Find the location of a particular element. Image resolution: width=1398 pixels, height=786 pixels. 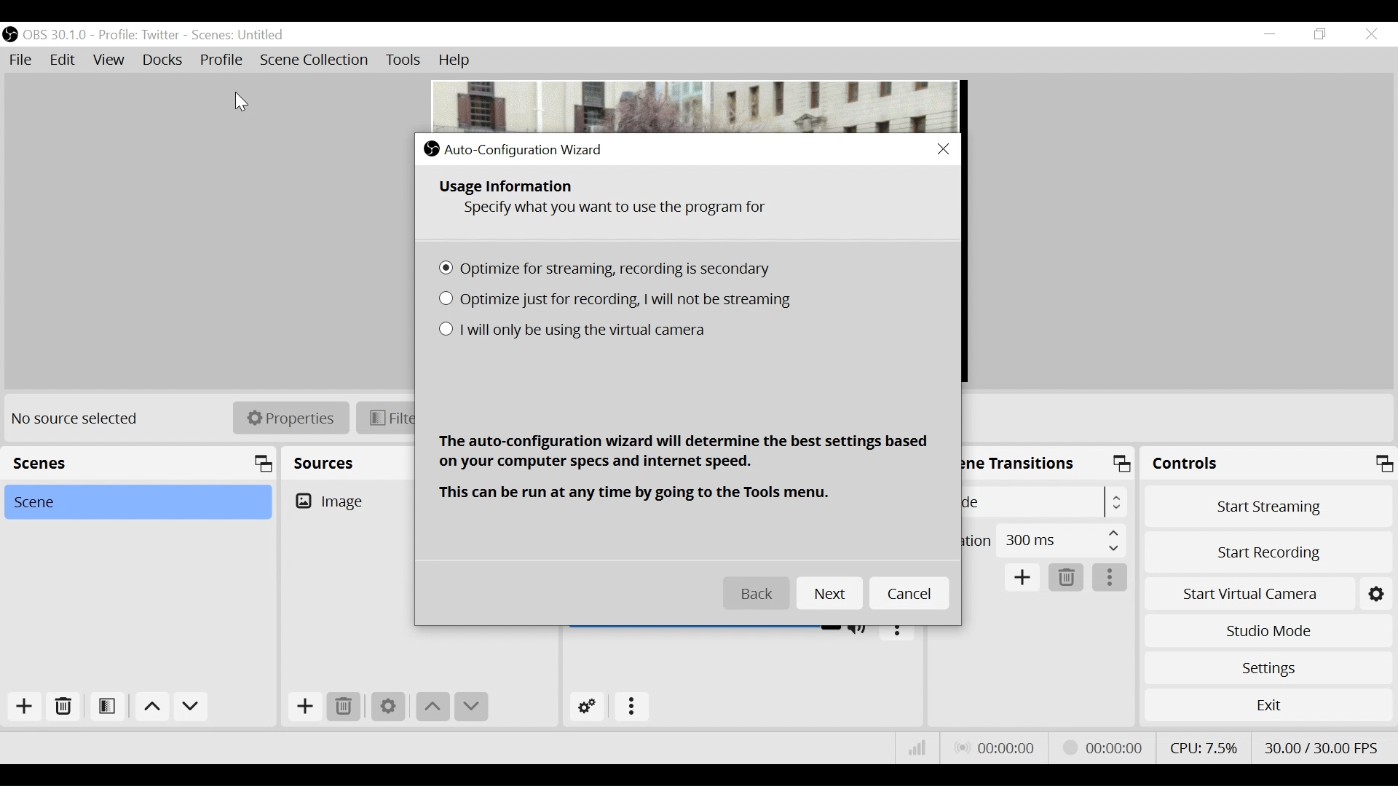

Settings  is located at coordinates (1268, 668).